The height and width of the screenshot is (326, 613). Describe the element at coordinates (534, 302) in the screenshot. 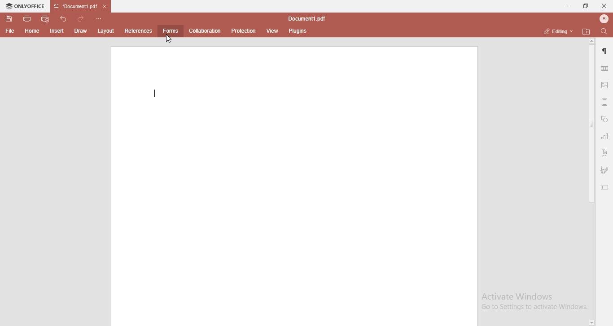

I see `Activate Windows
Go to Settings to activate Windows.` at that location.